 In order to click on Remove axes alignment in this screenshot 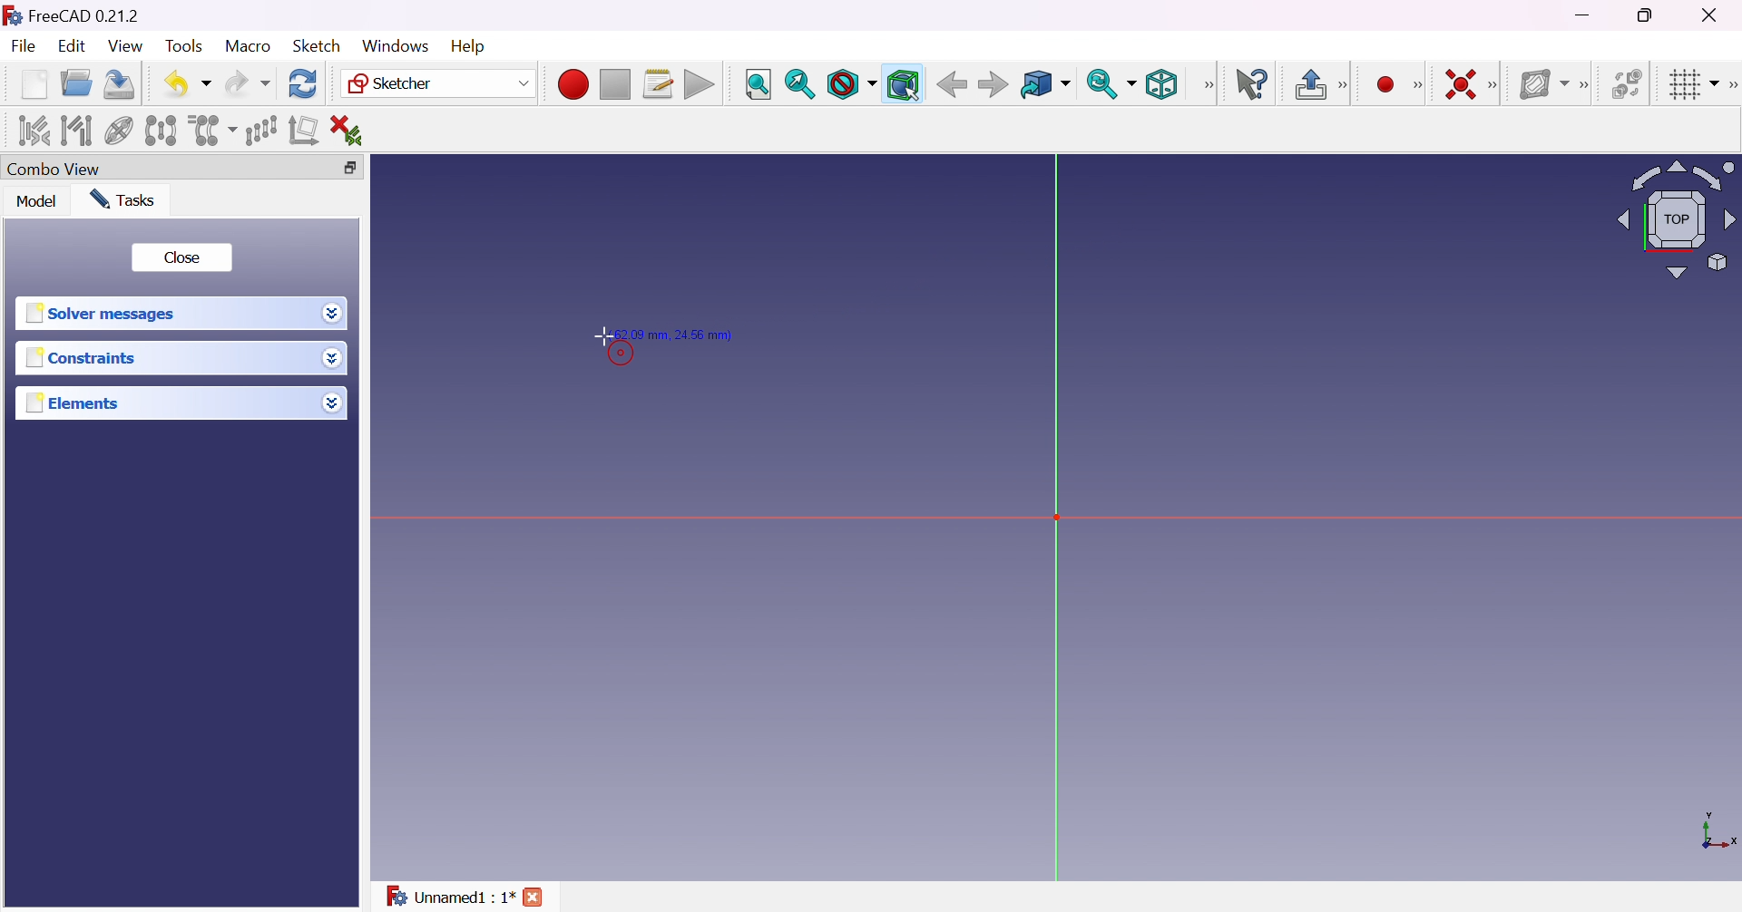, I will do `click(304, 131)`.